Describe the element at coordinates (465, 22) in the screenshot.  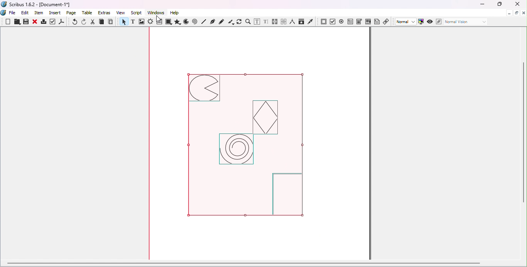
I see `Select the visual appearance of the display` at that location.